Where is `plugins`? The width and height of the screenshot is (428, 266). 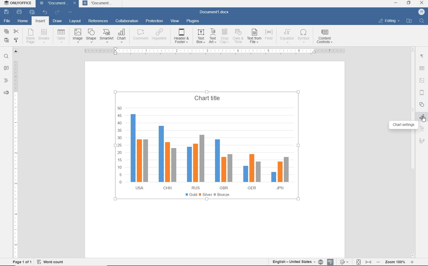
plugins is located at coordinates (193, 21).